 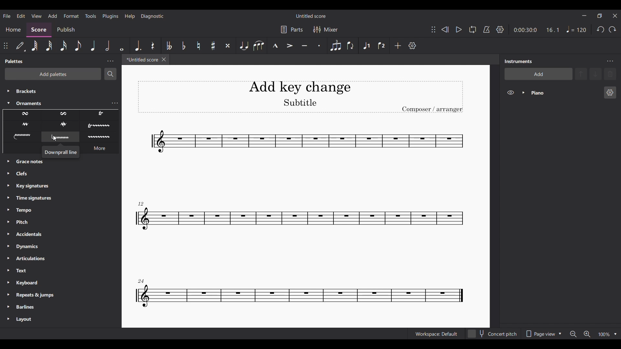 I want to click on Half note, so click(x=108, y=45).